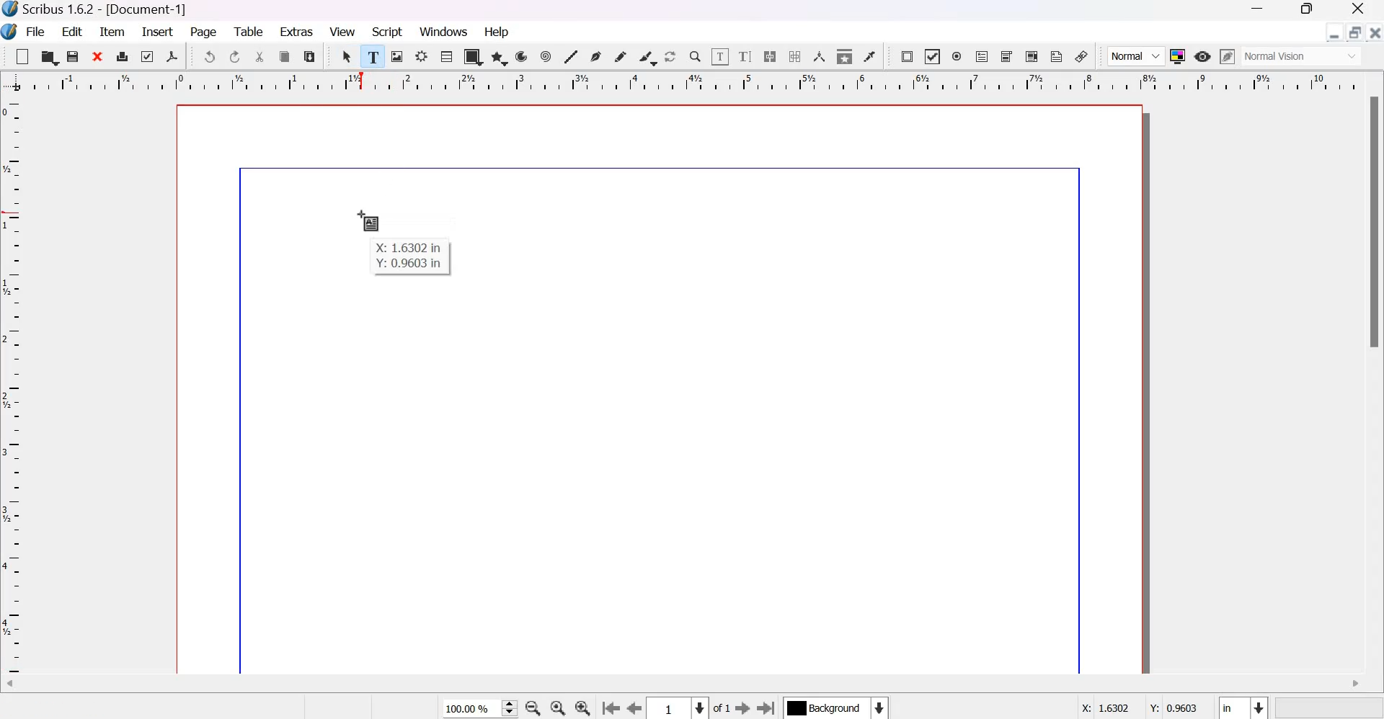 Image resolution: width=1384 pixels, height=719 pixels. What do you see at coordinates (635, 709) in the screenshot?
I see `go to the previous page` at bounding box center [635, 709].